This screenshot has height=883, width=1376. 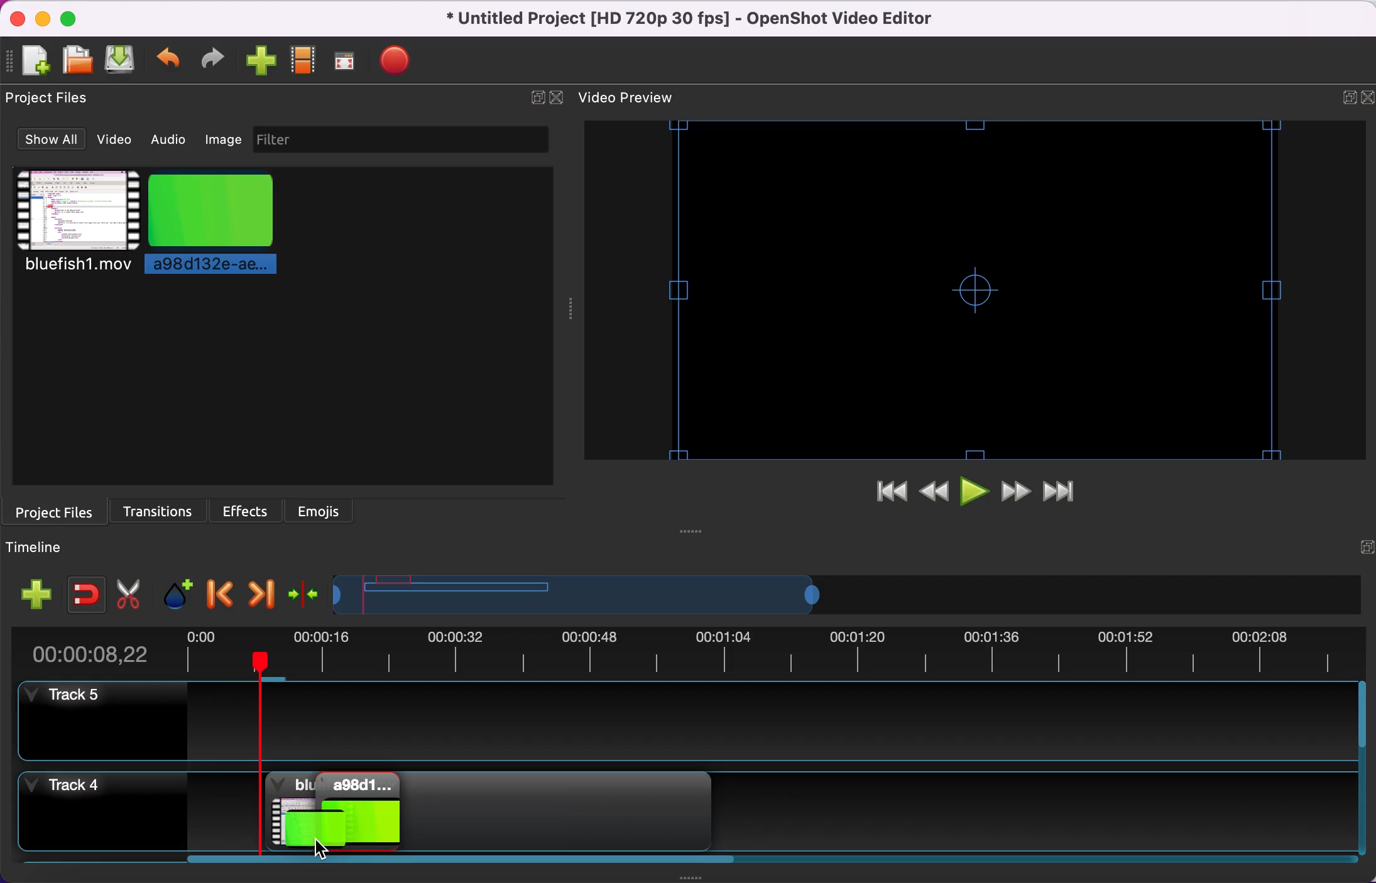 What do you see at coordinates (891, 493) in the screenshot?
I see `jump to start` at bounding box center [891, 493].